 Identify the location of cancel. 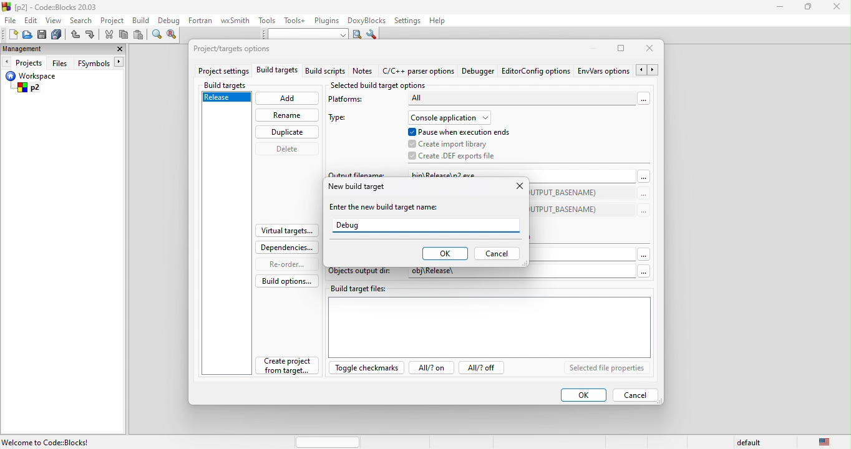
(498, 254).